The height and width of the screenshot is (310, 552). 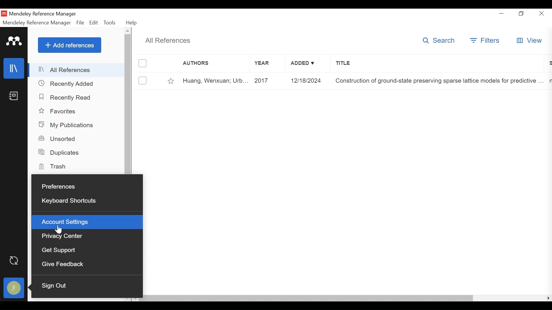 I want to click on Year, so click(x=268, y=65).